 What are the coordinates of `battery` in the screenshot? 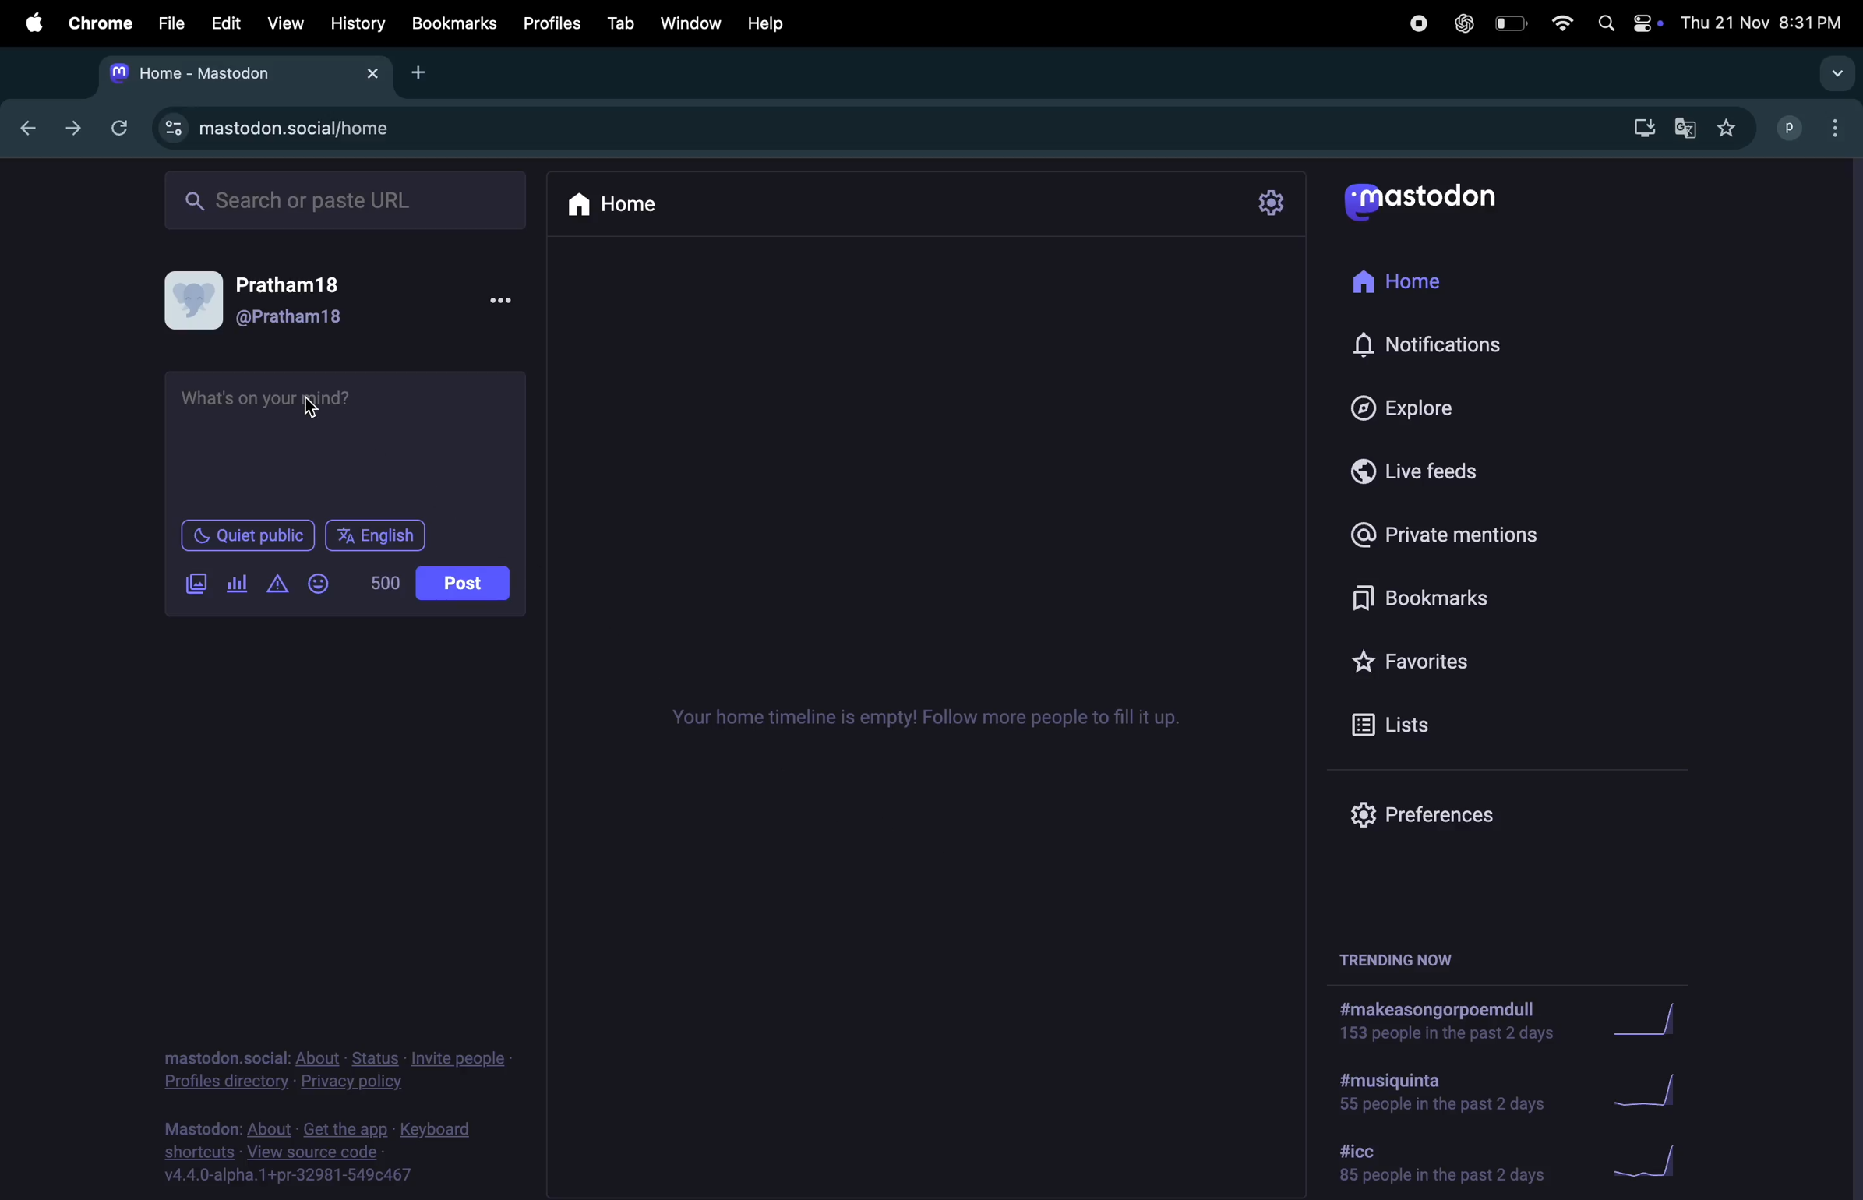 It's located at (1512, 25).